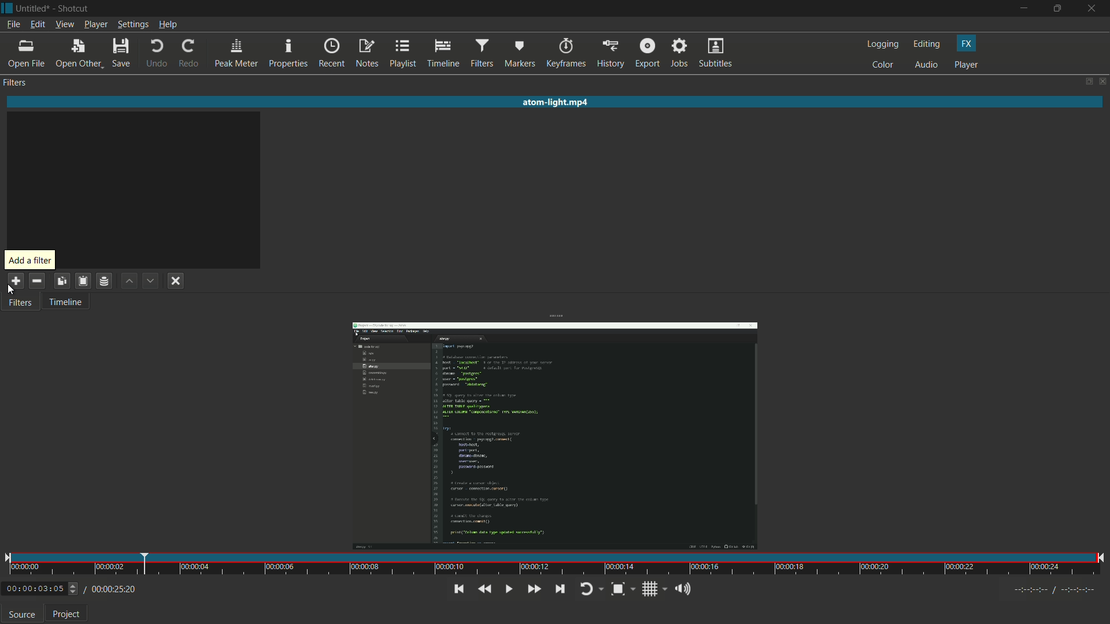 This screenshot has height=624, width=1110. Describe the element at coordinates (64, 303) in the screenshot. I see `timeline` at that location.